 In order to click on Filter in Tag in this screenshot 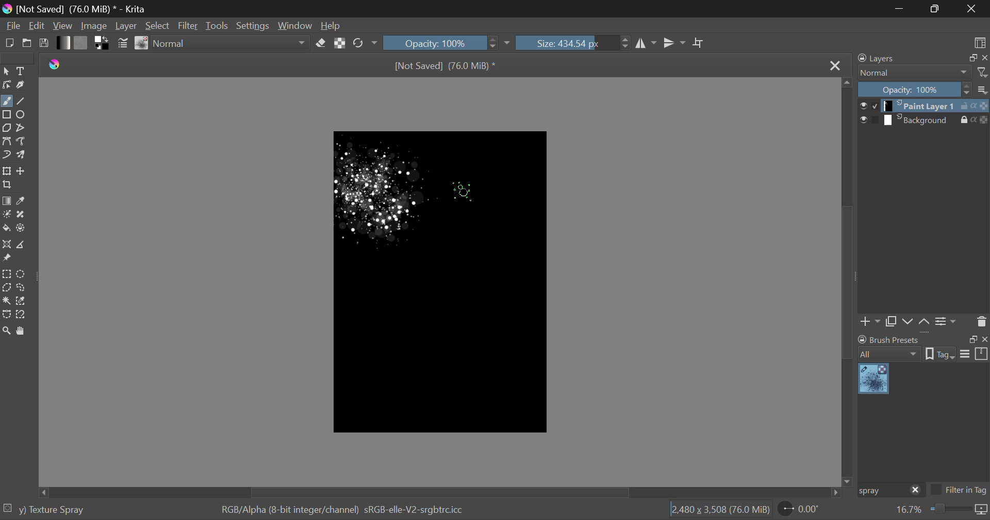, I will do `click(959, 491)`.